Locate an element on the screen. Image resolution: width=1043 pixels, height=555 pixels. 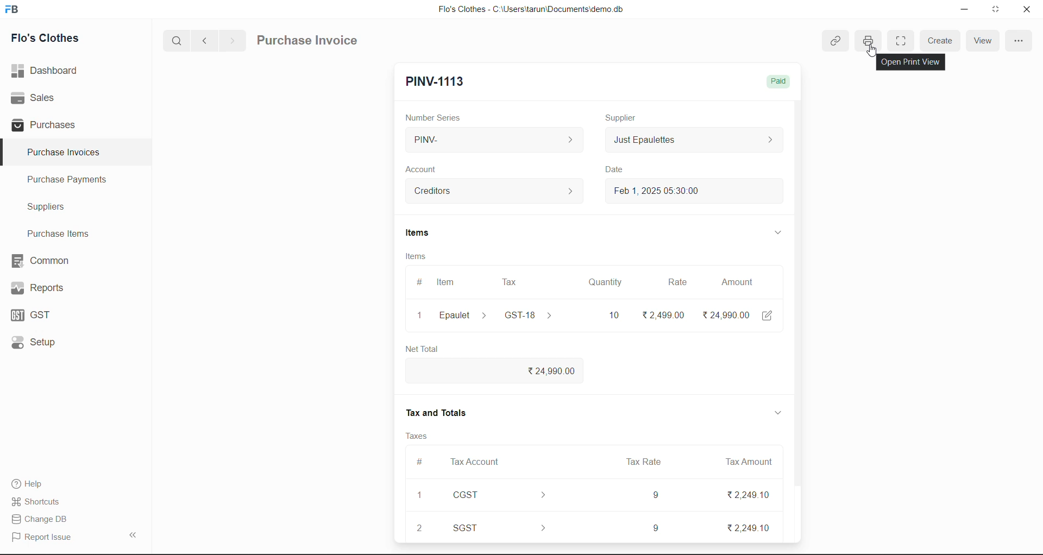
search is located at coordinates (178, 40).